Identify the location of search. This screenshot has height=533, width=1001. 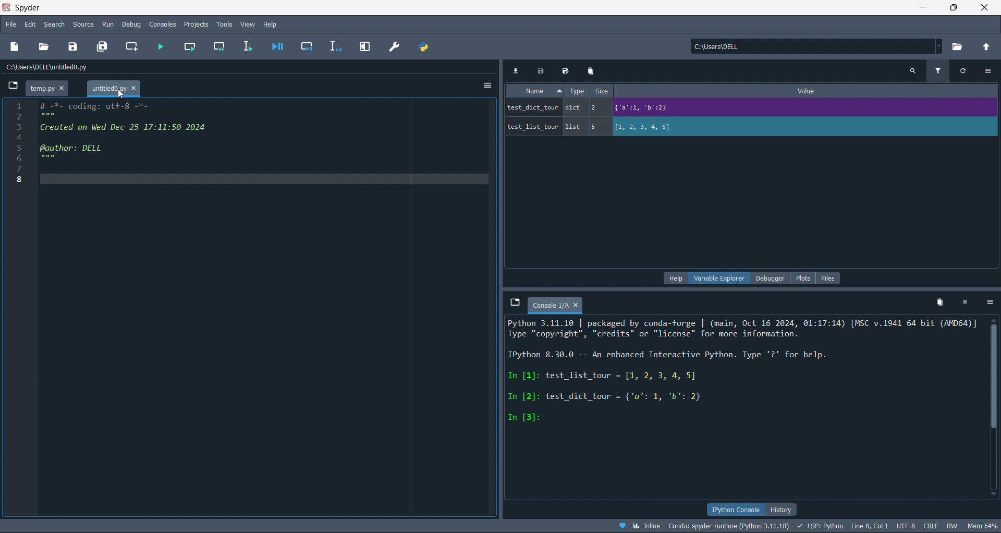
(912, 70).